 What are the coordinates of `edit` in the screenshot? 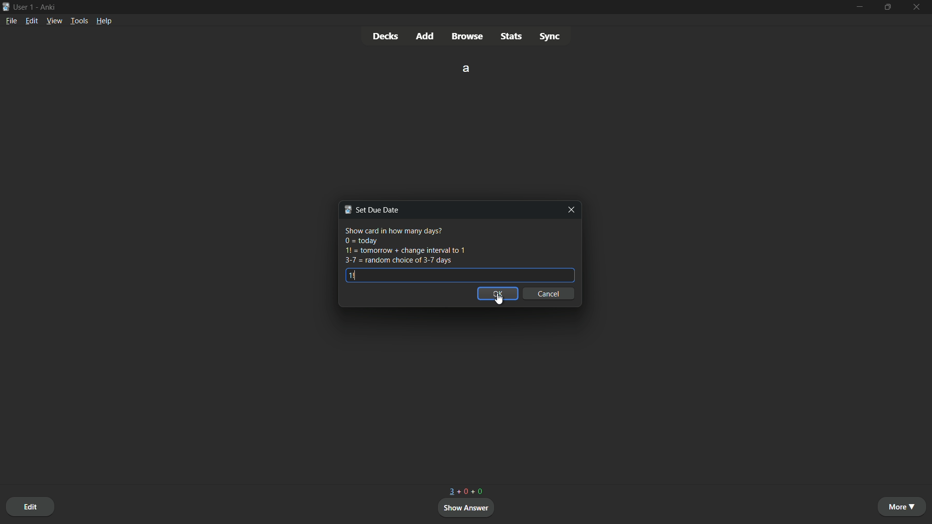 It's located at (30, 507).